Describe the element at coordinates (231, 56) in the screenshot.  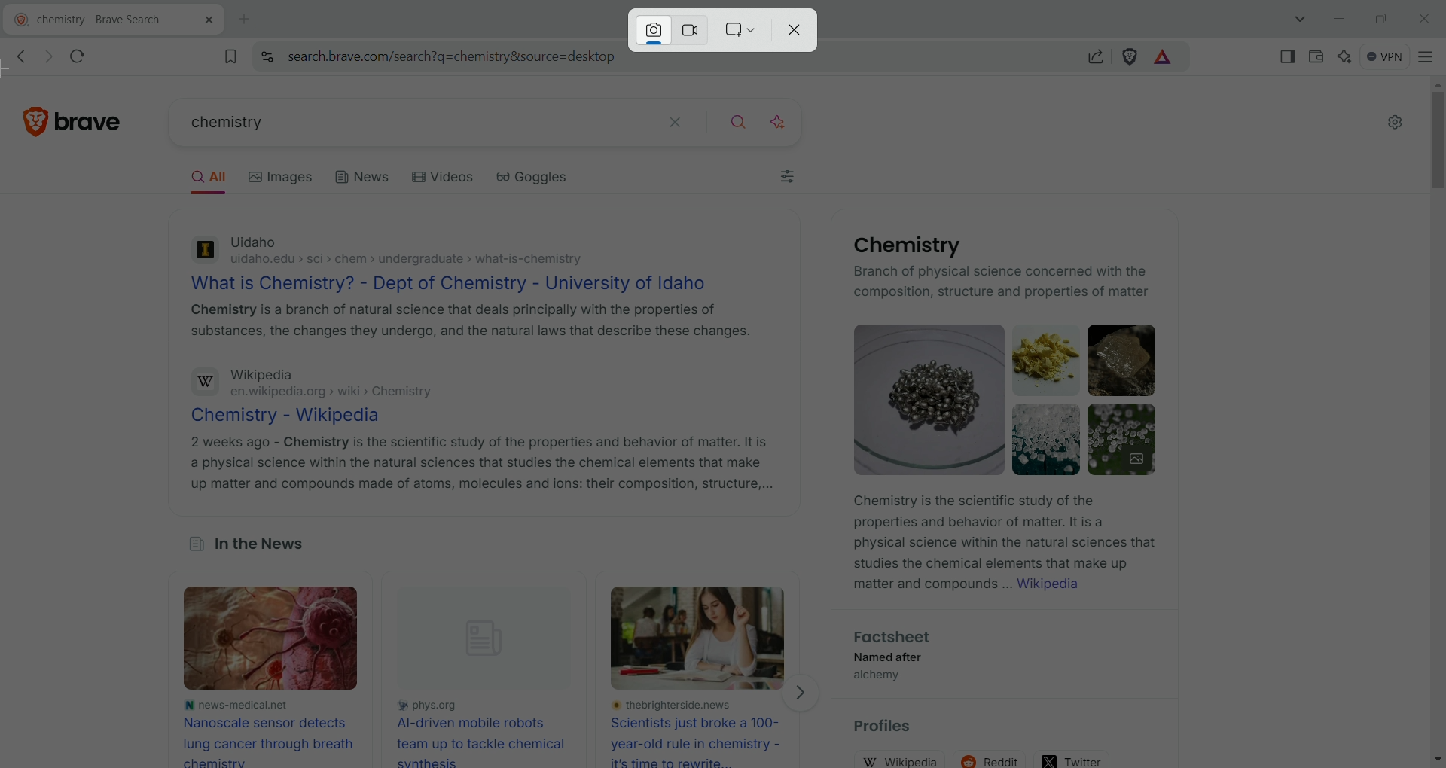
I see `bookmark this tab` at that location.